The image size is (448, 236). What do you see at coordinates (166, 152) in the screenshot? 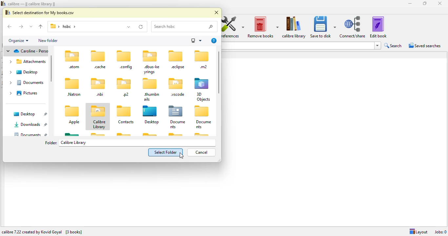
I see `select folder` at bounding box center [166, 152].